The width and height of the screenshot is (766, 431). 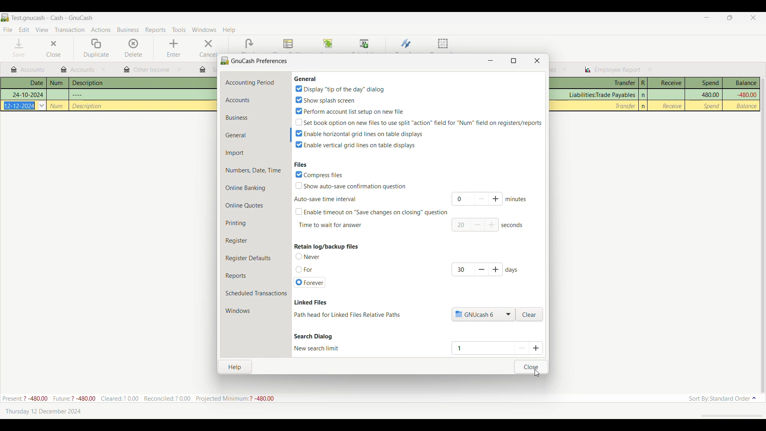 What do you see at coordinates (256, 153) in the screenshot?
I see `Import` at bounding box center [256, 153].